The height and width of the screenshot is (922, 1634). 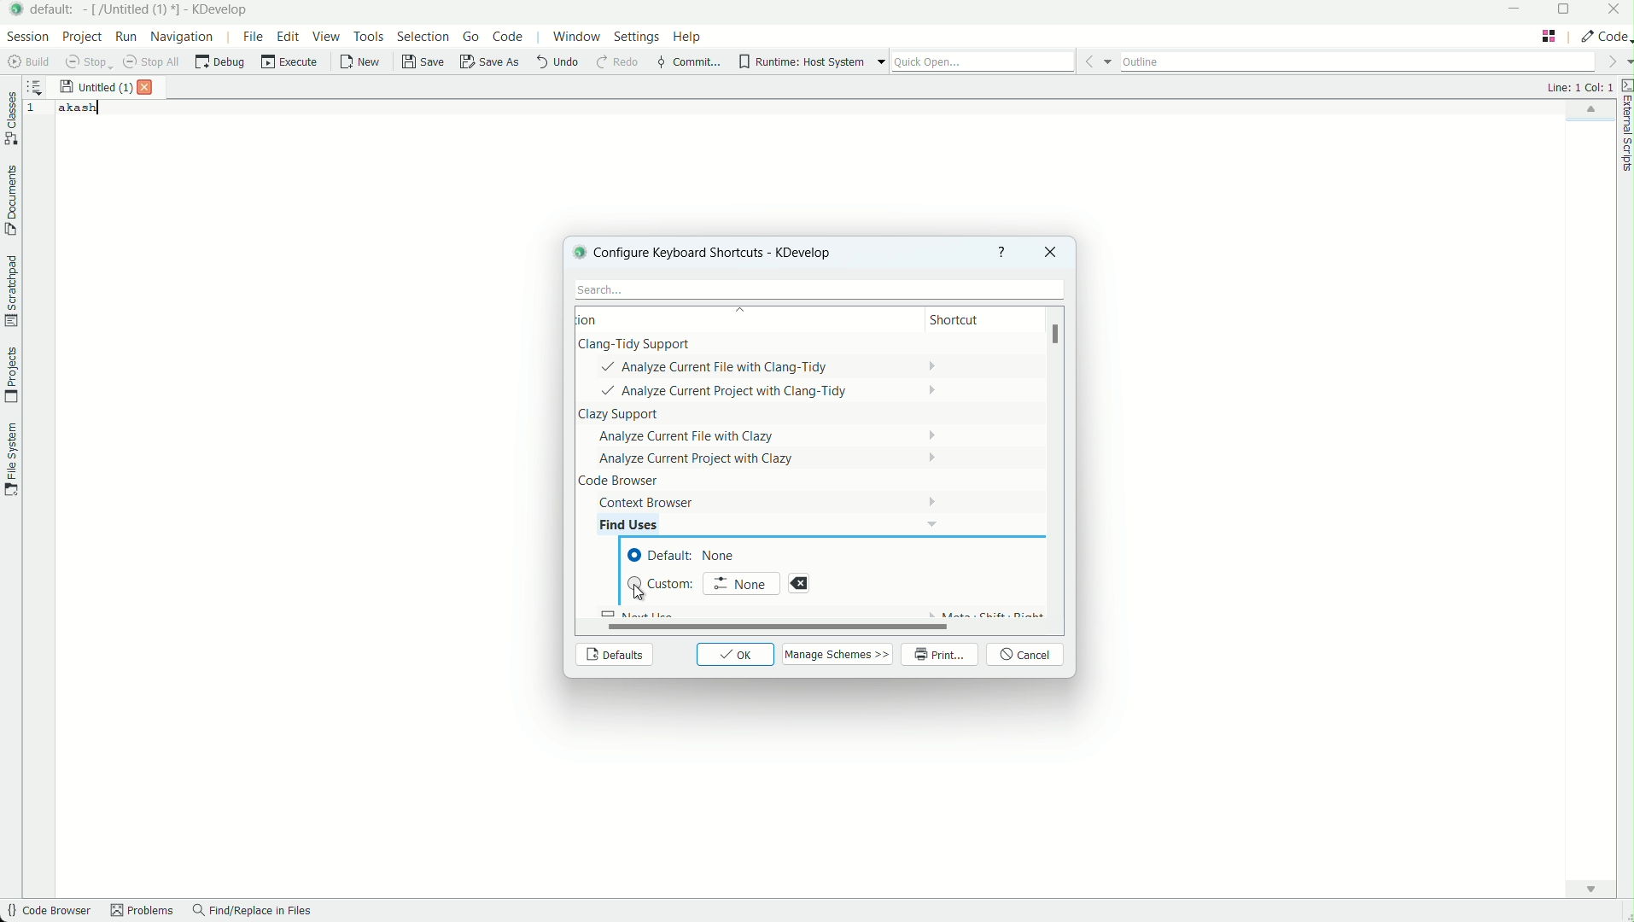 What do you see at coordinates (941, 656) in the screenshot?
I see `print` at bounding box center [941, 656].